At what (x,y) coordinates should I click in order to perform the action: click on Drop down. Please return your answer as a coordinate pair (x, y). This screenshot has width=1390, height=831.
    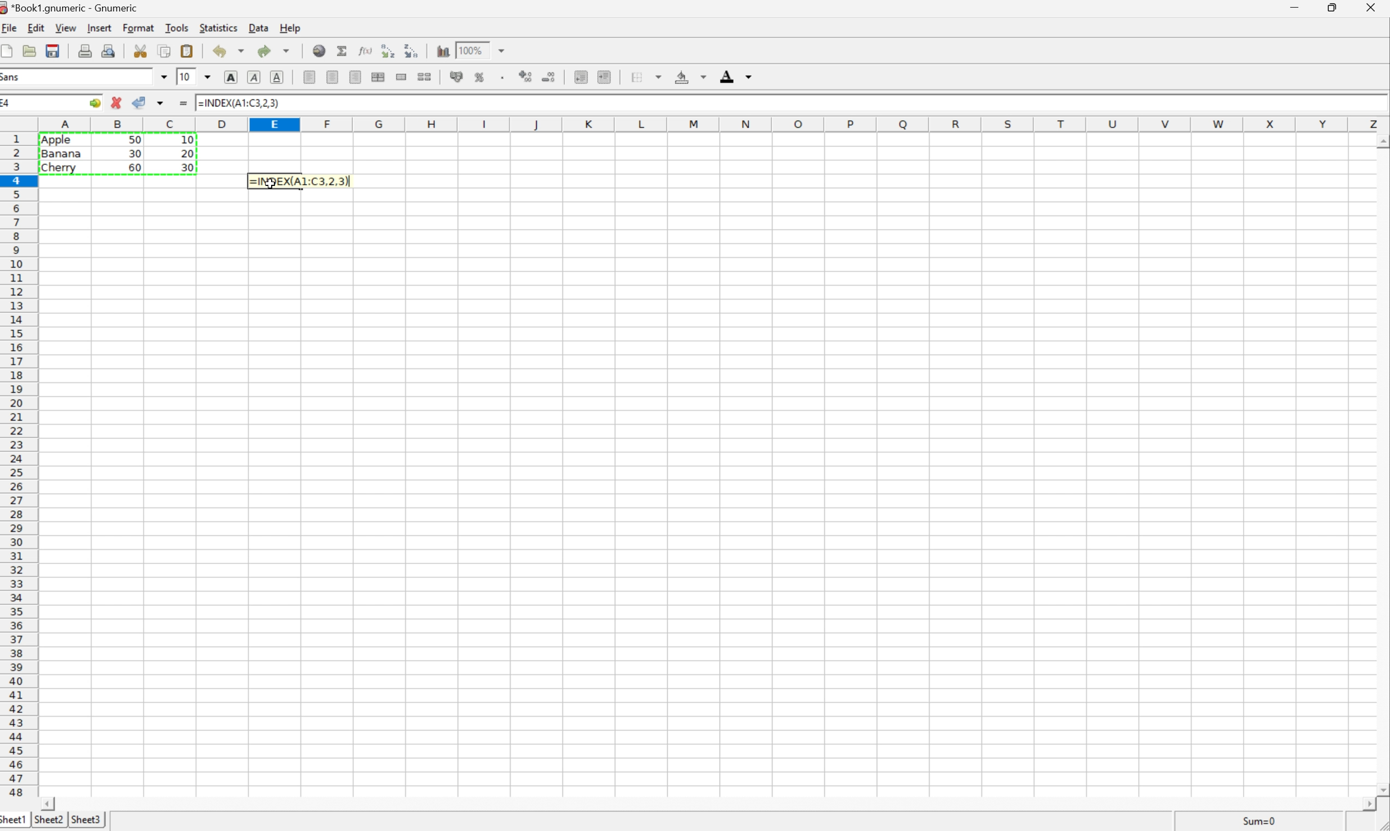
    Looking at the image, I should click on (503, 50).